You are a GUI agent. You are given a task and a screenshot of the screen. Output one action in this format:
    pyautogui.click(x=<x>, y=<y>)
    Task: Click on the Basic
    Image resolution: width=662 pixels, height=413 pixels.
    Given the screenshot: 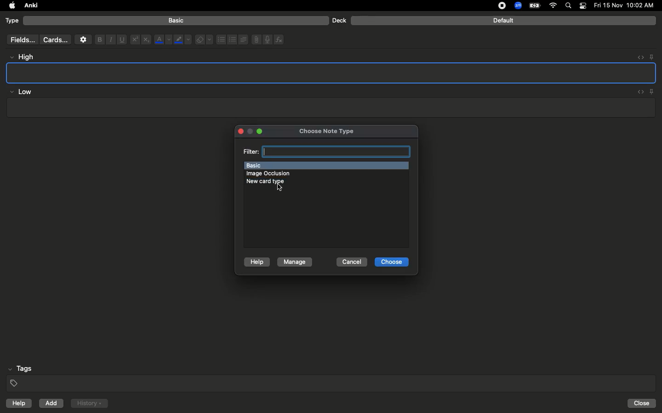 What is the action you would take?
    pyautogui.click(x=177, y=21)
    